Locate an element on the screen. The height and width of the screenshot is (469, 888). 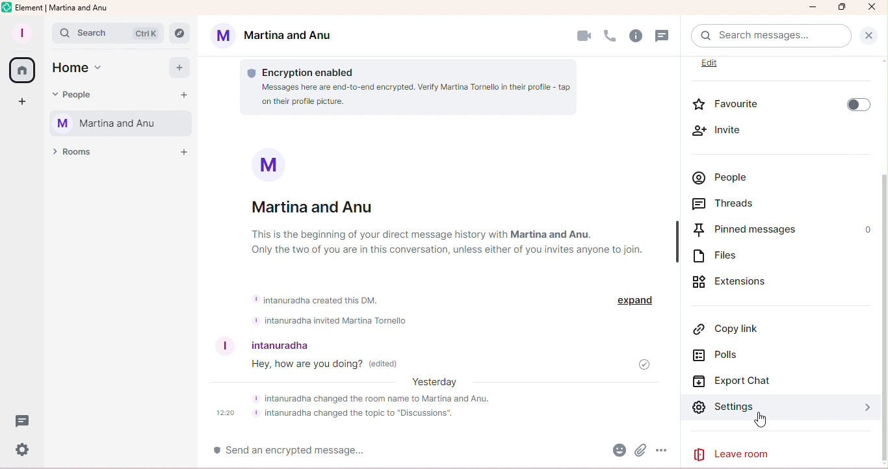
intanuradha created this DM. is located at coordinates (317, 299).